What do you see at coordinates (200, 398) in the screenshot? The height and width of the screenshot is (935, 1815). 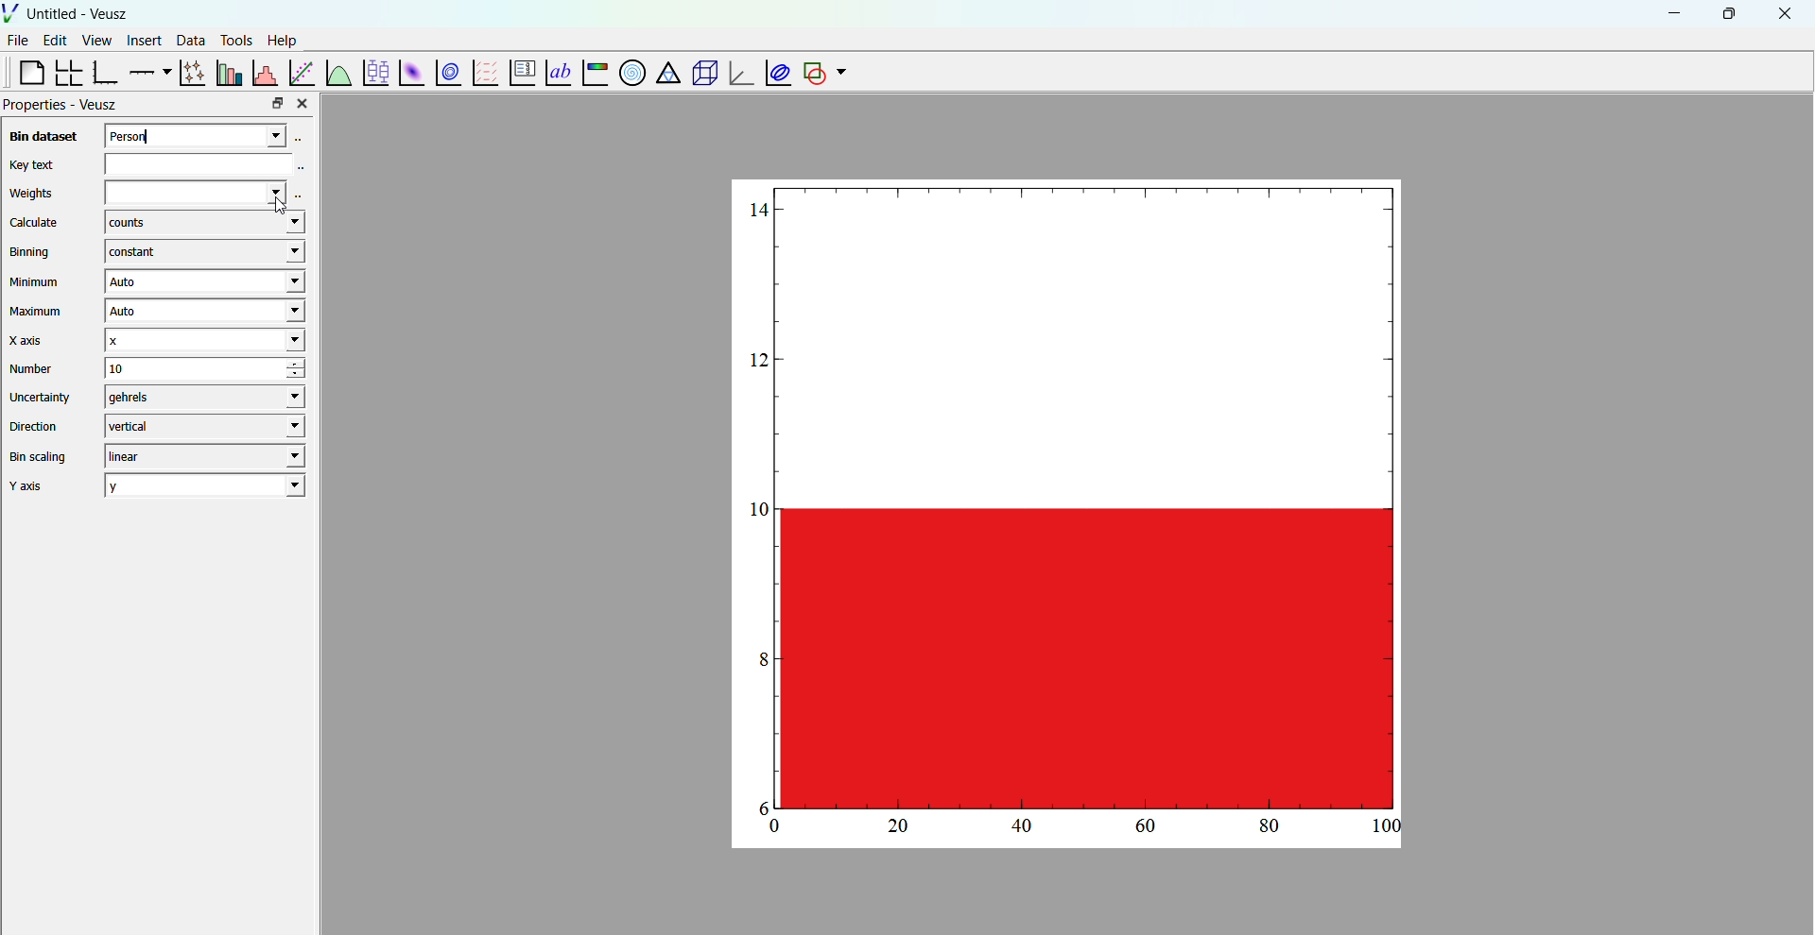 I see `gehrels` at bounding box center [200, 398].